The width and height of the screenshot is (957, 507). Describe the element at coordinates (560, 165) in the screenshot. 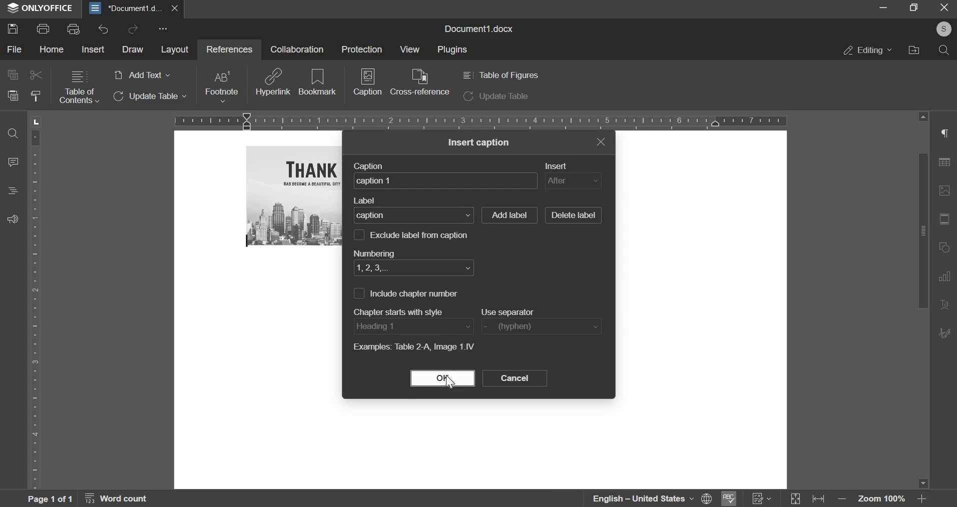

I see `insert` at that location.